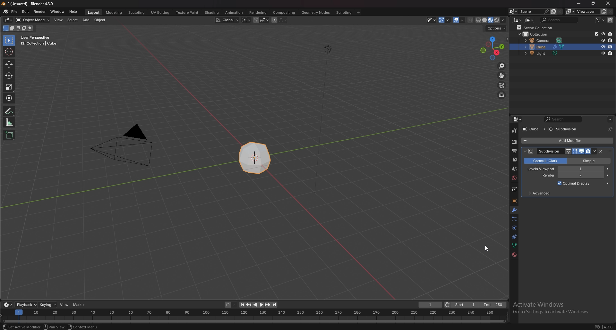 This screenshot has height=330, width=616. What do you see at coordinates (568, 141) in the screenshot?
I see `add modifier` at bounding box center [568, 141].